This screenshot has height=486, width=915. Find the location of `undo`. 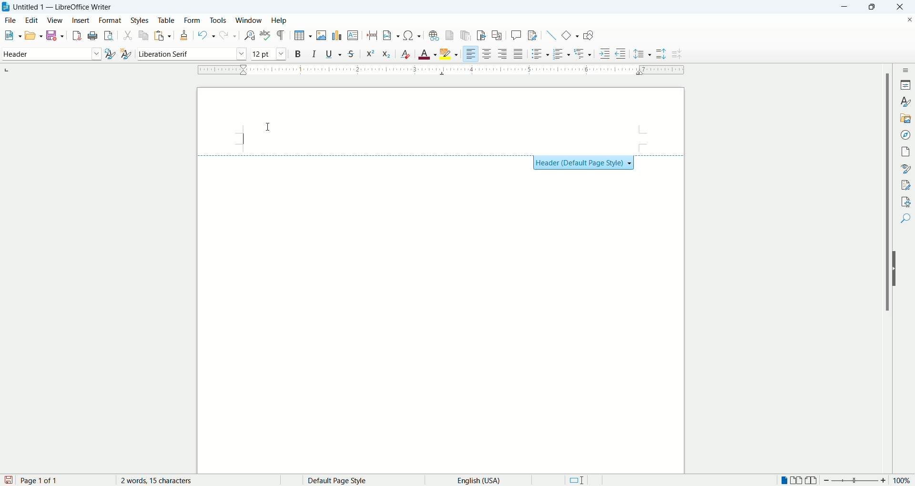

undo is located at coordinates (206, 35).